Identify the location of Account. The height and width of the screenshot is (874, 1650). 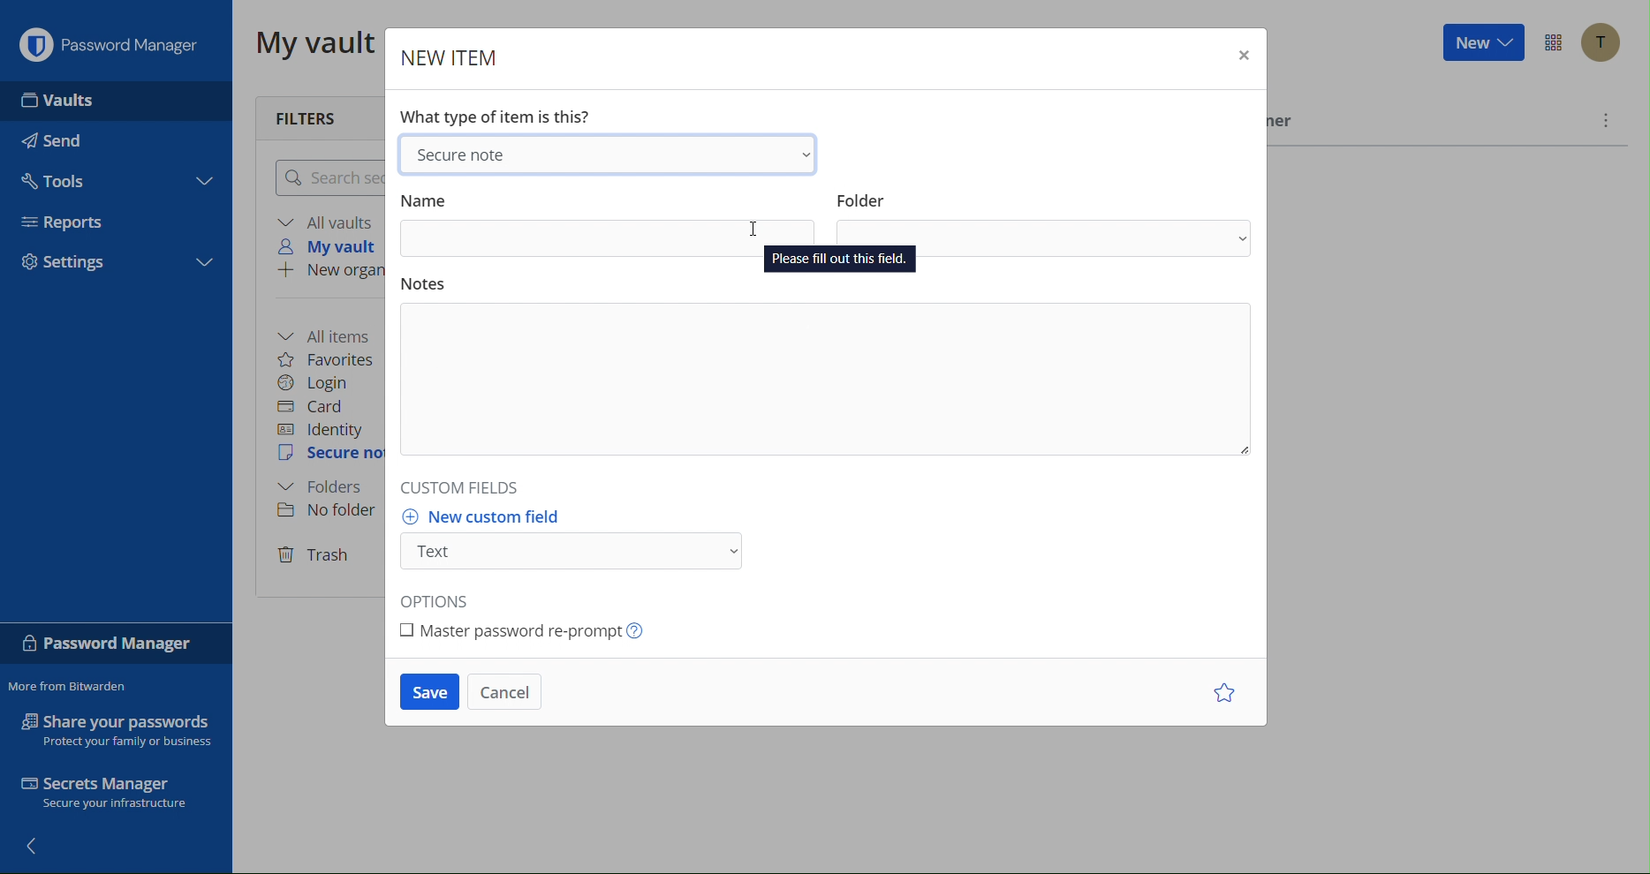
(1600, 42).